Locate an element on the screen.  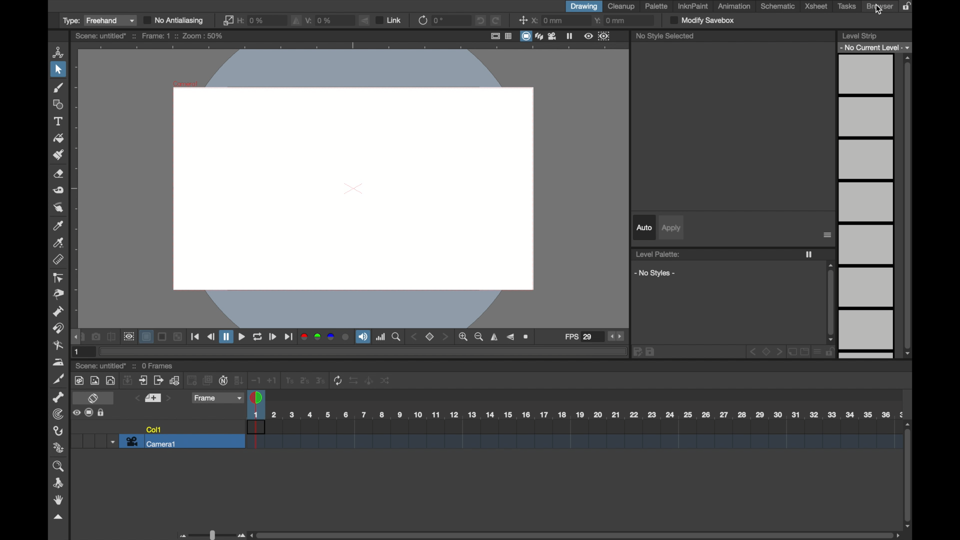
film is located at coordinates (553, 36).